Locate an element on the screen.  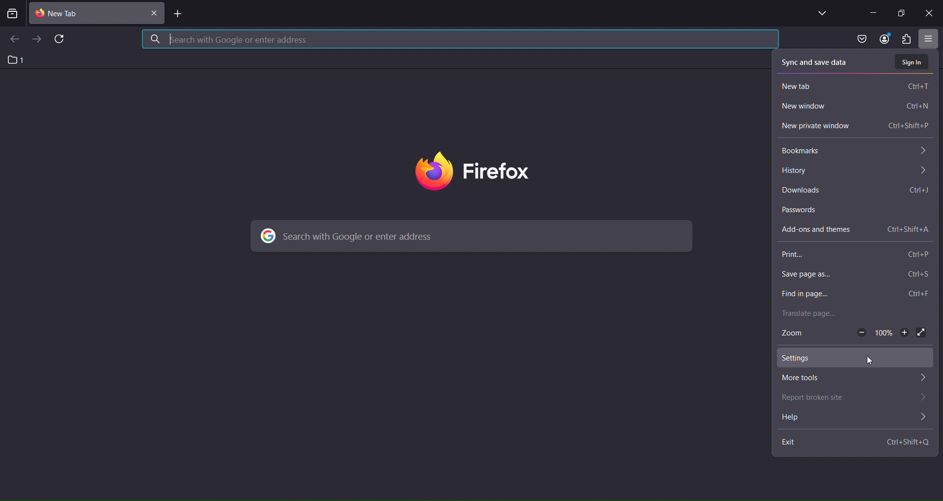
search tabs is located at coordinates (13, 15).